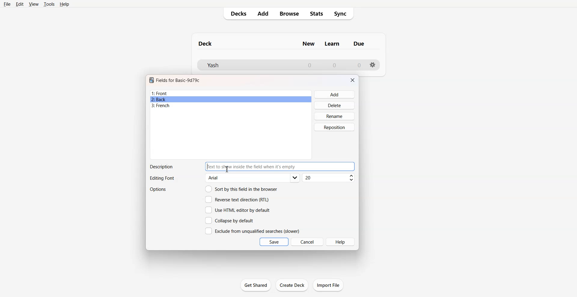 The height and width of the screenshot is (297, 577). Describe the element at coordinates (274, 242) in the screenshot. I see `Save` at that location.